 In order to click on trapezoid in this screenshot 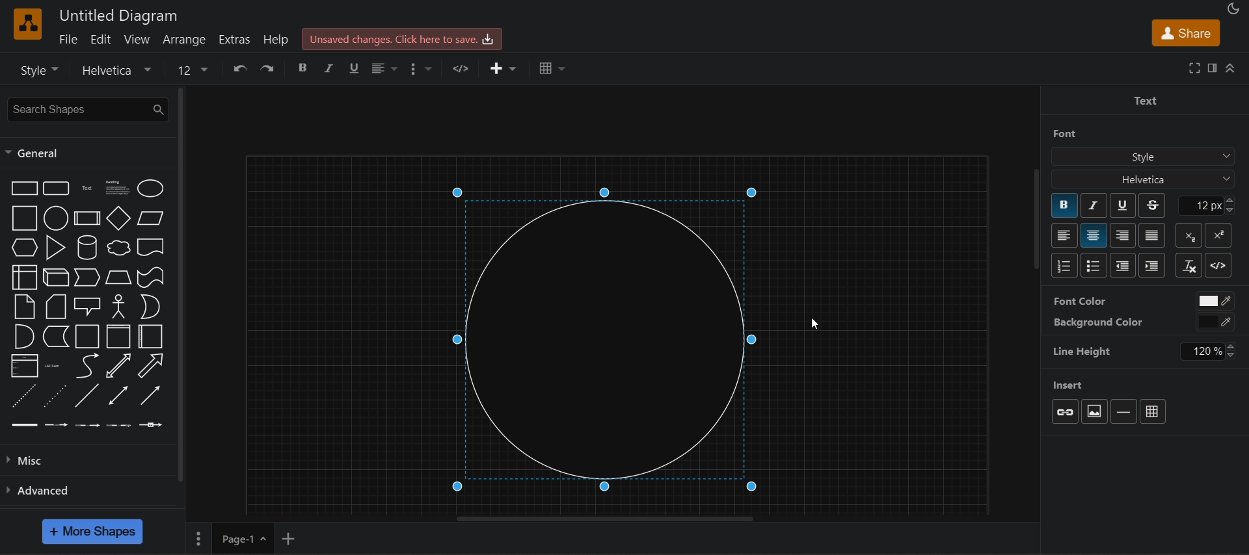, I will do `click(120, 280)`.